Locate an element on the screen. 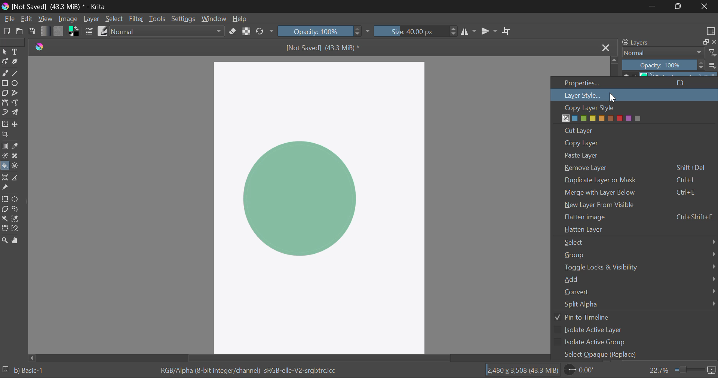 The image size is (718, 378). b) Basic-1 is located at coordinates (30, 370).